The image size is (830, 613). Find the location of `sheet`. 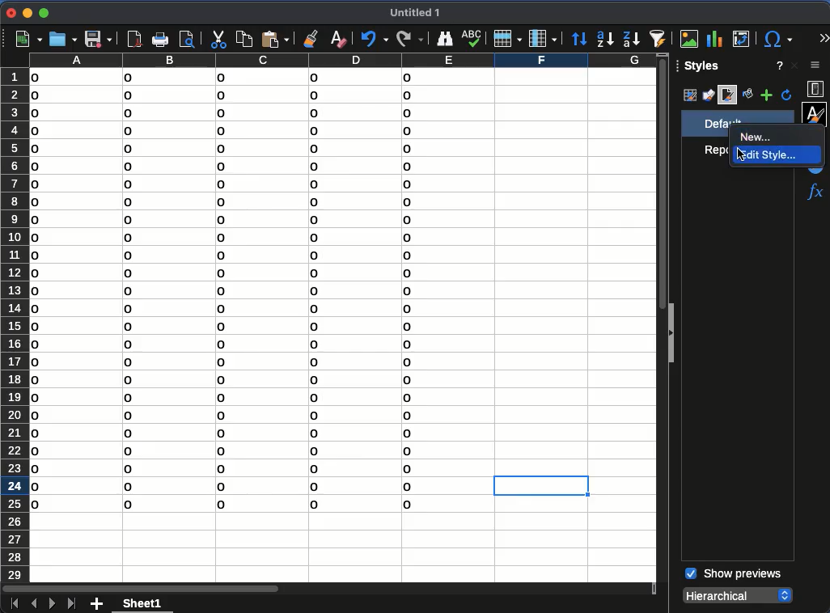

sheet is located at coordinates (144, 602).